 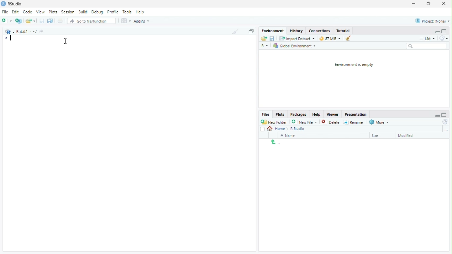 I want to click on R, so click(x=9, y=31).